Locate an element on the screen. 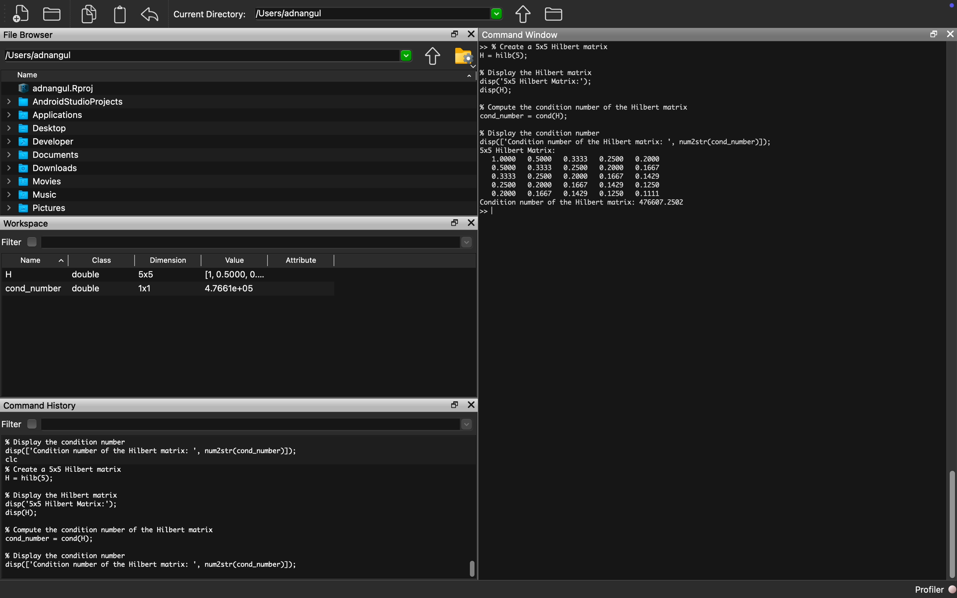  Pictures is located at coordinates (38, 208).